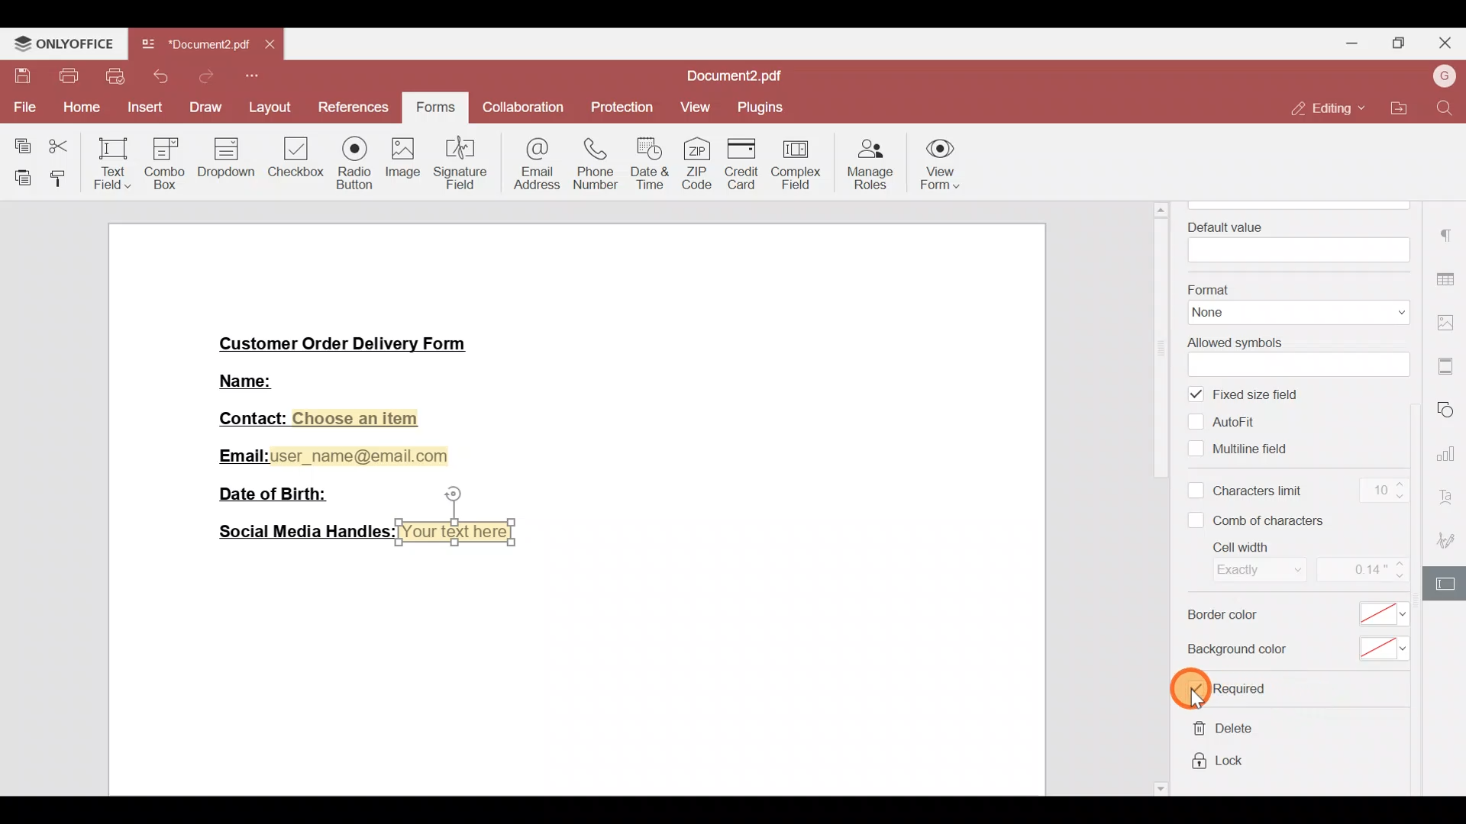 This screenshot has width=1466, height=824. What do you see at coordinates (1164, 497) in the screenshot?
I see `Scroll bar` at bounding box center [1164, 497].